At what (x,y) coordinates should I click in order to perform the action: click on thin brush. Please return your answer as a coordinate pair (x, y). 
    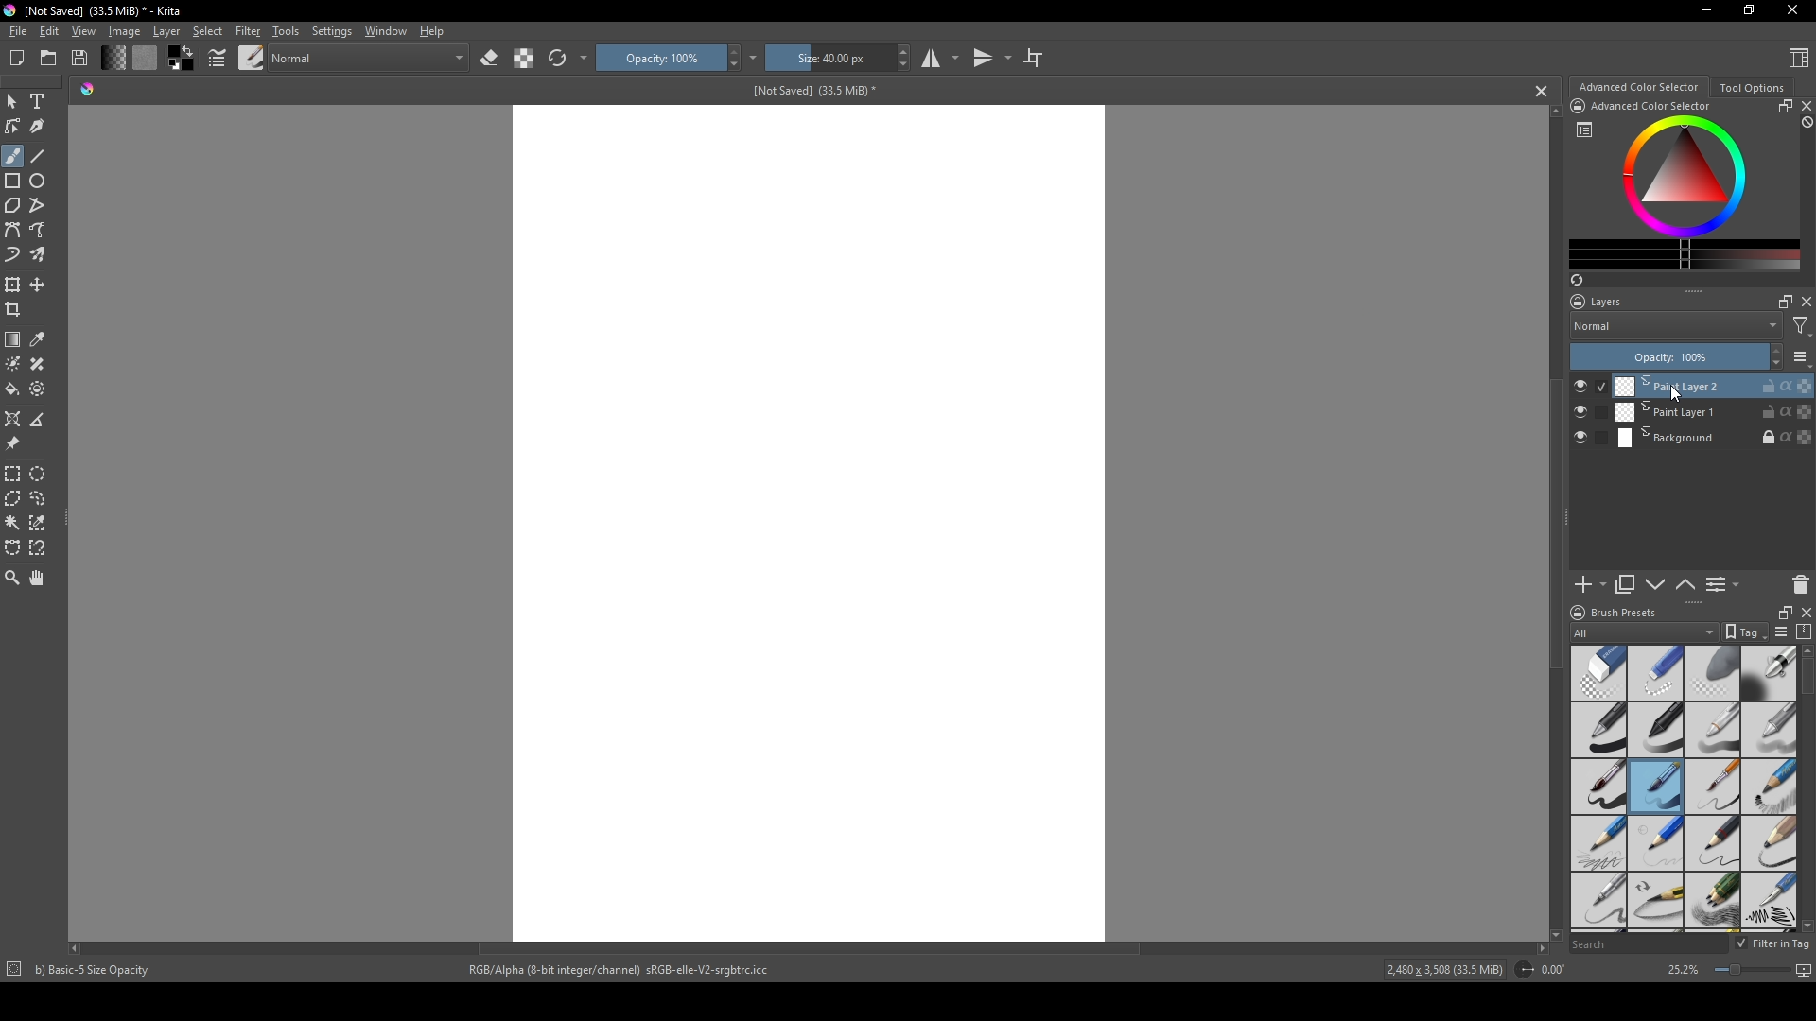
    Looking at the image, I should click on (1712, 787).